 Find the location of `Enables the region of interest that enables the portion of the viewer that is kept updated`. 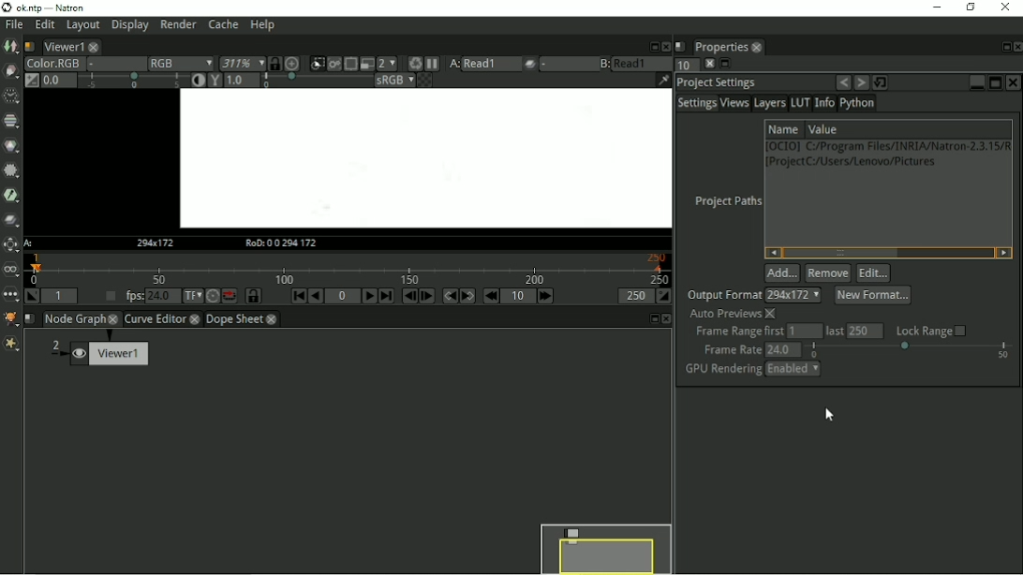

Enables the region of interest that enables the portion of the viewer that is kept updated is located at coordinates (351, 65).